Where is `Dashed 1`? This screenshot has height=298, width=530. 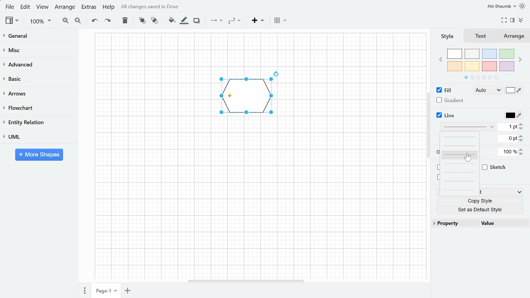
Dashed 1 is located at coordinates (460, 146).